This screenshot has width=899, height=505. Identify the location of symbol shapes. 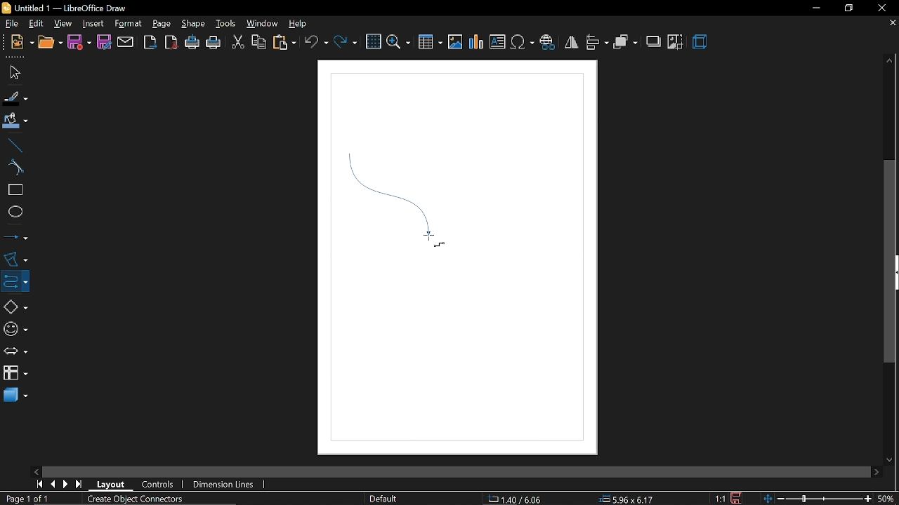
(14, 327).